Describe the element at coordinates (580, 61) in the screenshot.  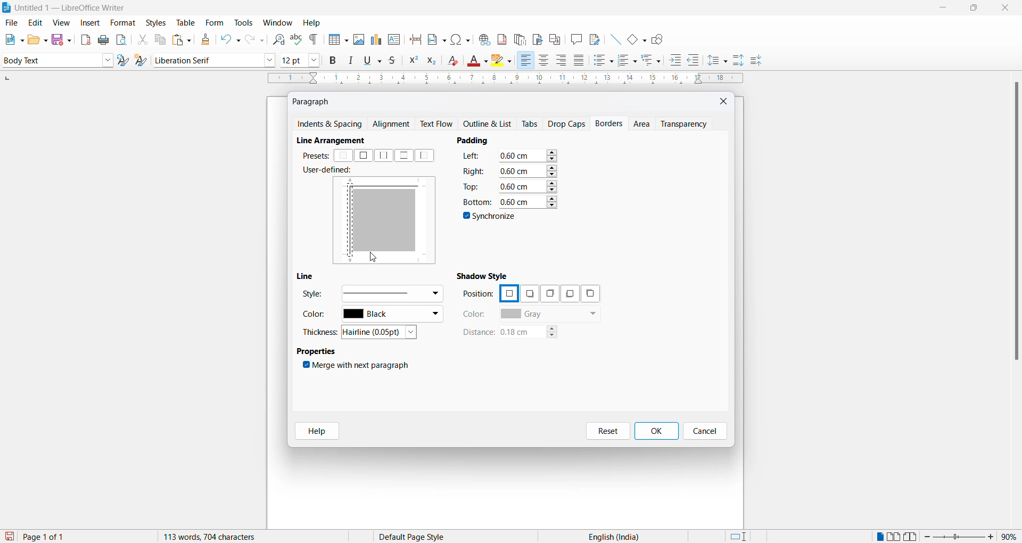
I see `justified` at that location.